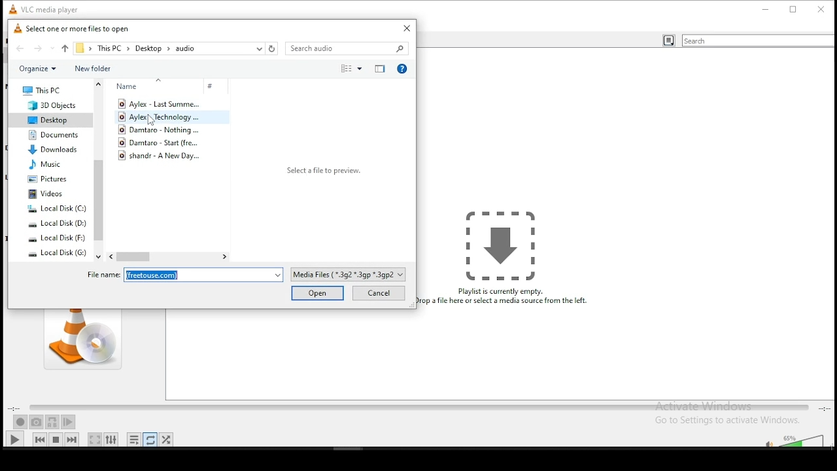 The height and width of the screenshot is (471, 837). I want to click on close window, so click(822, 9).